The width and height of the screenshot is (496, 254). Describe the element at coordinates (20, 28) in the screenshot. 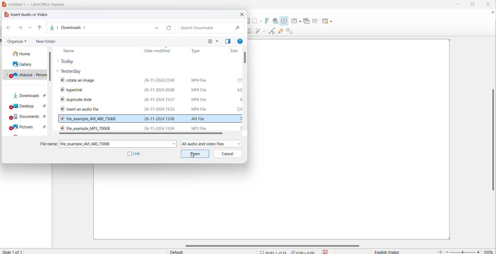

I see `forward` at that location.